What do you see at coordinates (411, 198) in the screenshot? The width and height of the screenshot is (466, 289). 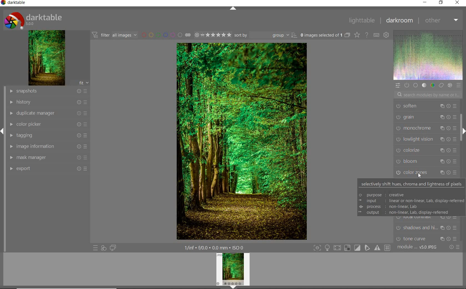 I see `selectively shift hues, chroma and lightness of pixels
© purpose : creative

= input linear or non-linear, Lab, display-referred
@ process : non-linear, Lab

= output : non-linear, Lab, display-referred` at bounding box center [411, 198].